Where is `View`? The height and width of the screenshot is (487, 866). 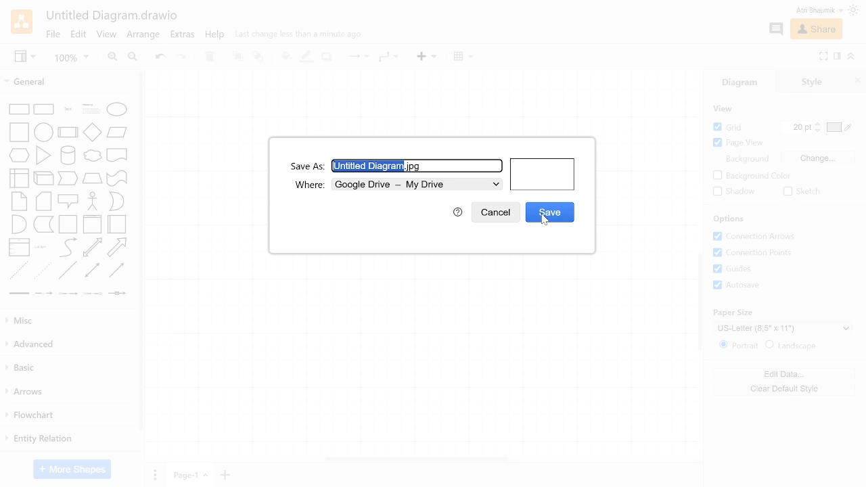 View is located at coordinates (26, 58).